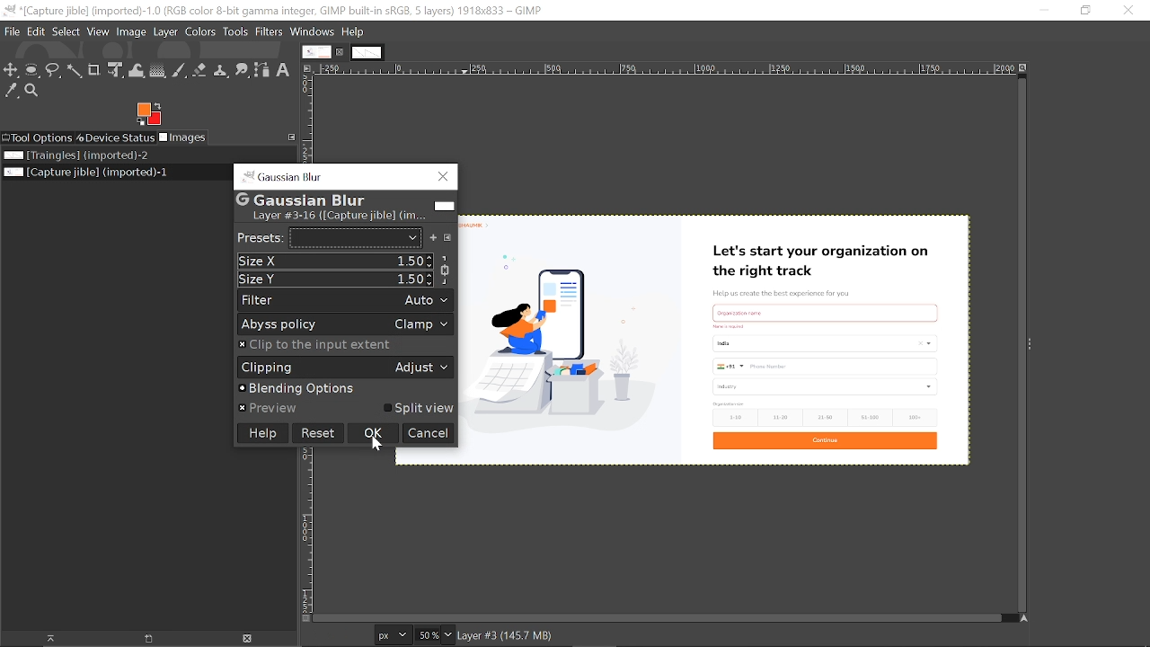 Image resolution: width=1150 pixels, height=647 pixels. Describe the element at coordinates (237, 33) in the screenshot. I see `Tools` at that location.